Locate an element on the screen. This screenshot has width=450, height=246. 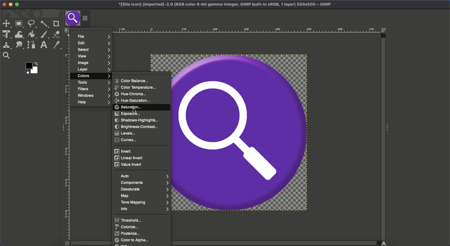
Maximize is located at coordinates (18, 5).